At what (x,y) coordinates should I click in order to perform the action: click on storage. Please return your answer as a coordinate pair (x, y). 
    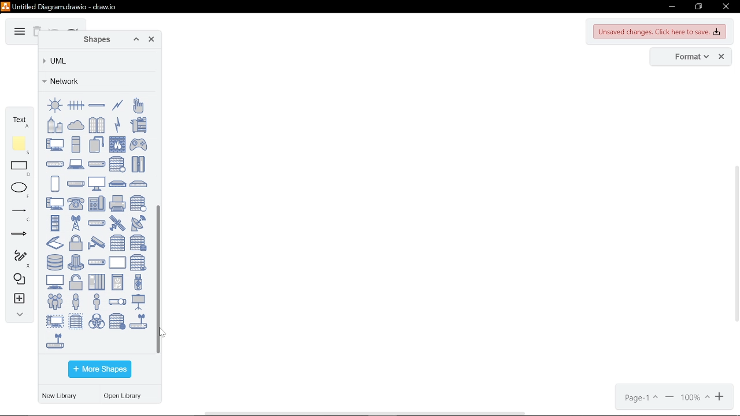
    Looking at the image, I should click on (55, 262).